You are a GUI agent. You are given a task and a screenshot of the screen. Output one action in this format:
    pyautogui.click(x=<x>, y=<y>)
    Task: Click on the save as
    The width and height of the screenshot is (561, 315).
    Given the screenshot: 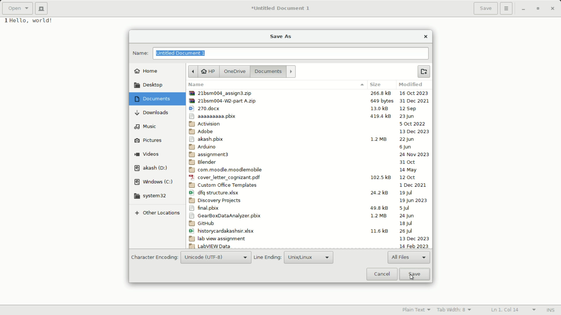 What is the action you would take?
    pyautogui.click(x=281, y=36)
    